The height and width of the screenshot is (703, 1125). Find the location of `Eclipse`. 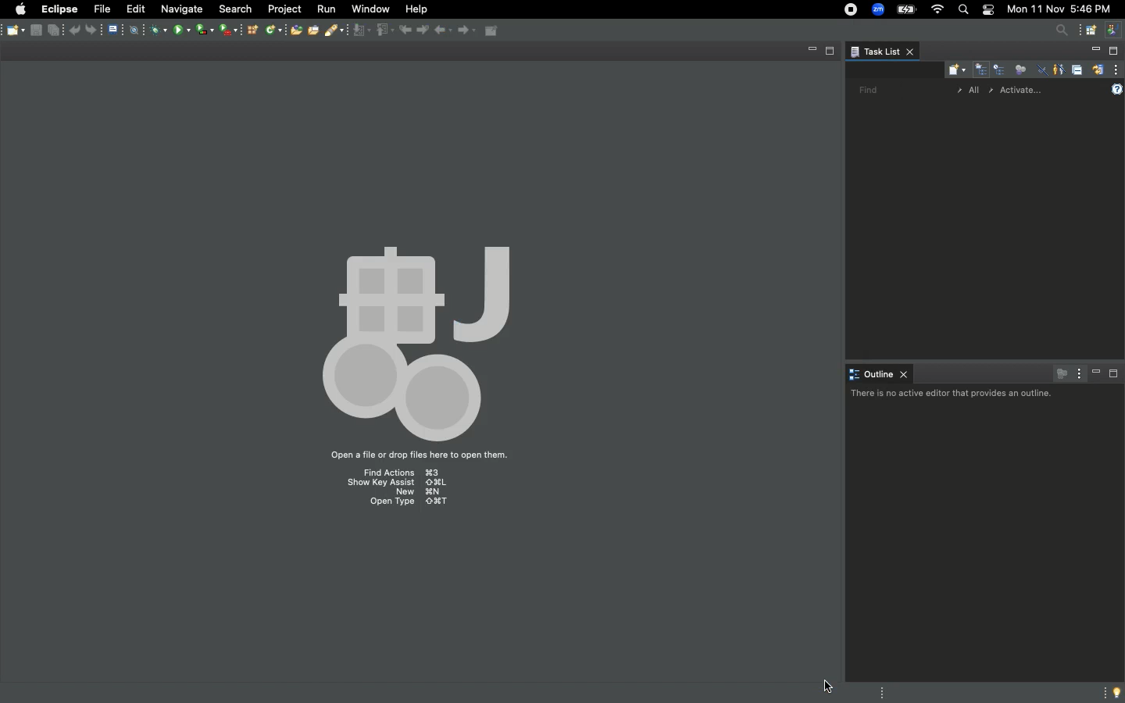

Eclipse is located at coordinates (58, 9).